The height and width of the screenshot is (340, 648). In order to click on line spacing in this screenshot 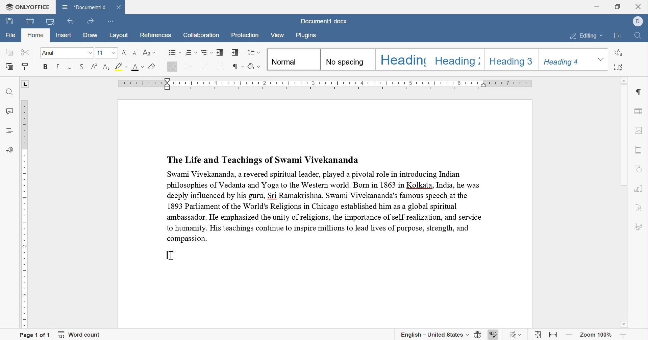, I will do `click(253, 52)`.